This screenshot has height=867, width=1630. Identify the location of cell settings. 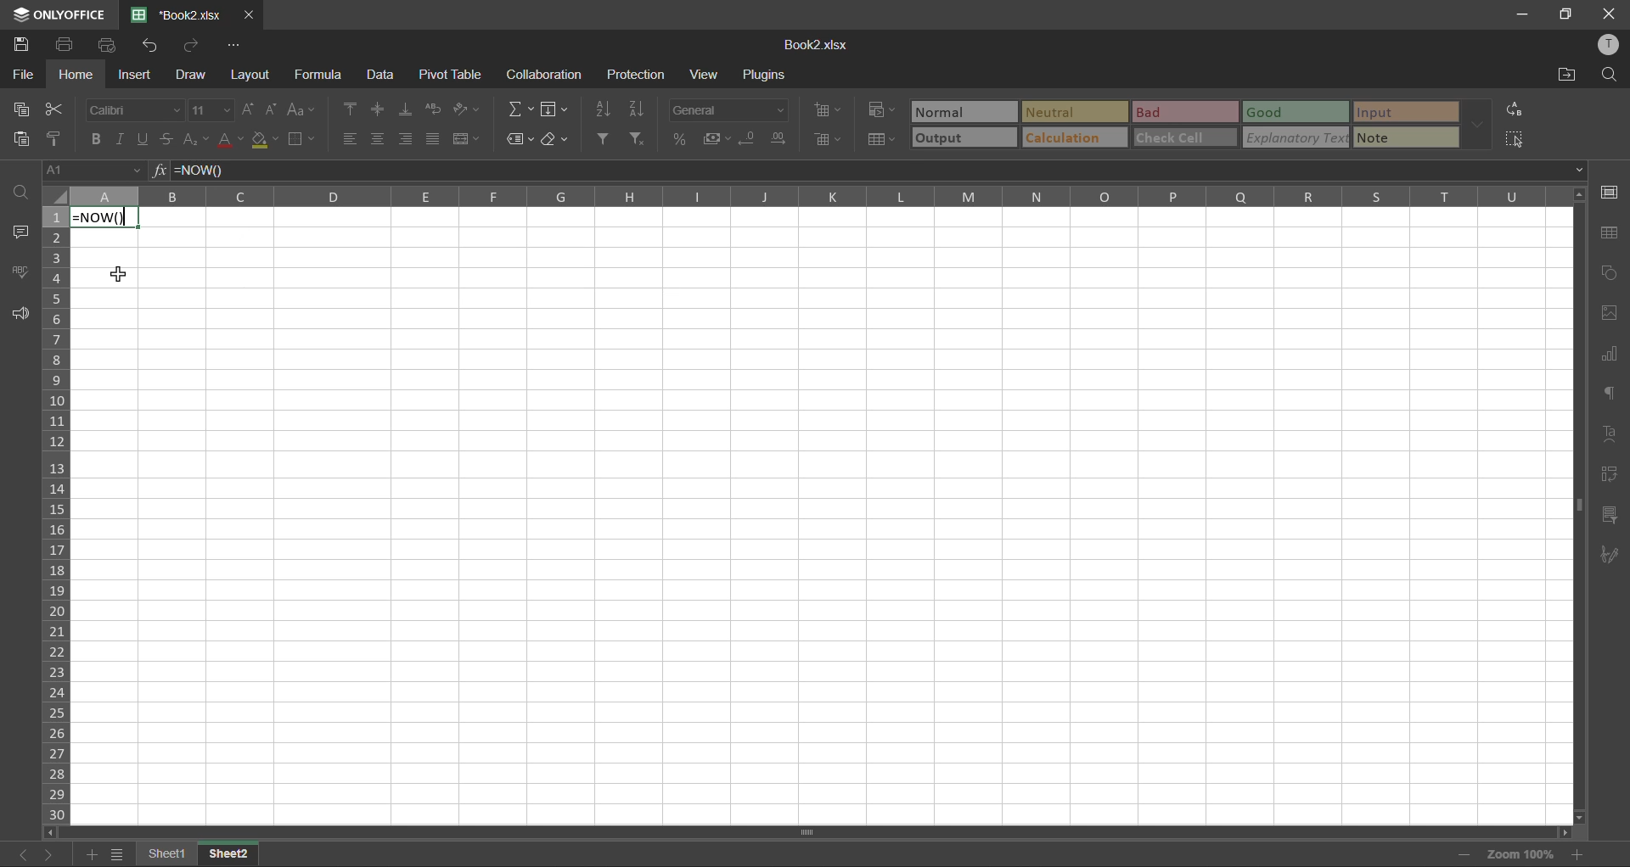
(1611, 192).